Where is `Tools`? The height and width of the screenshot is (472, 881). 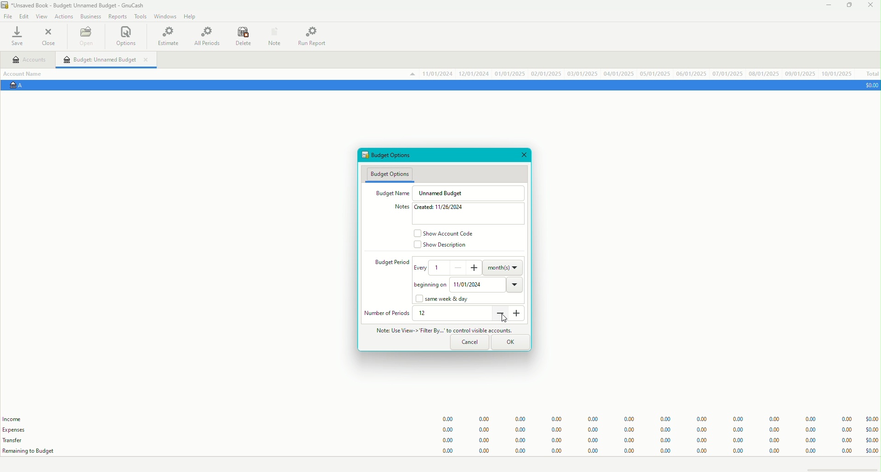 Tools is located at coordinates (138, 16).